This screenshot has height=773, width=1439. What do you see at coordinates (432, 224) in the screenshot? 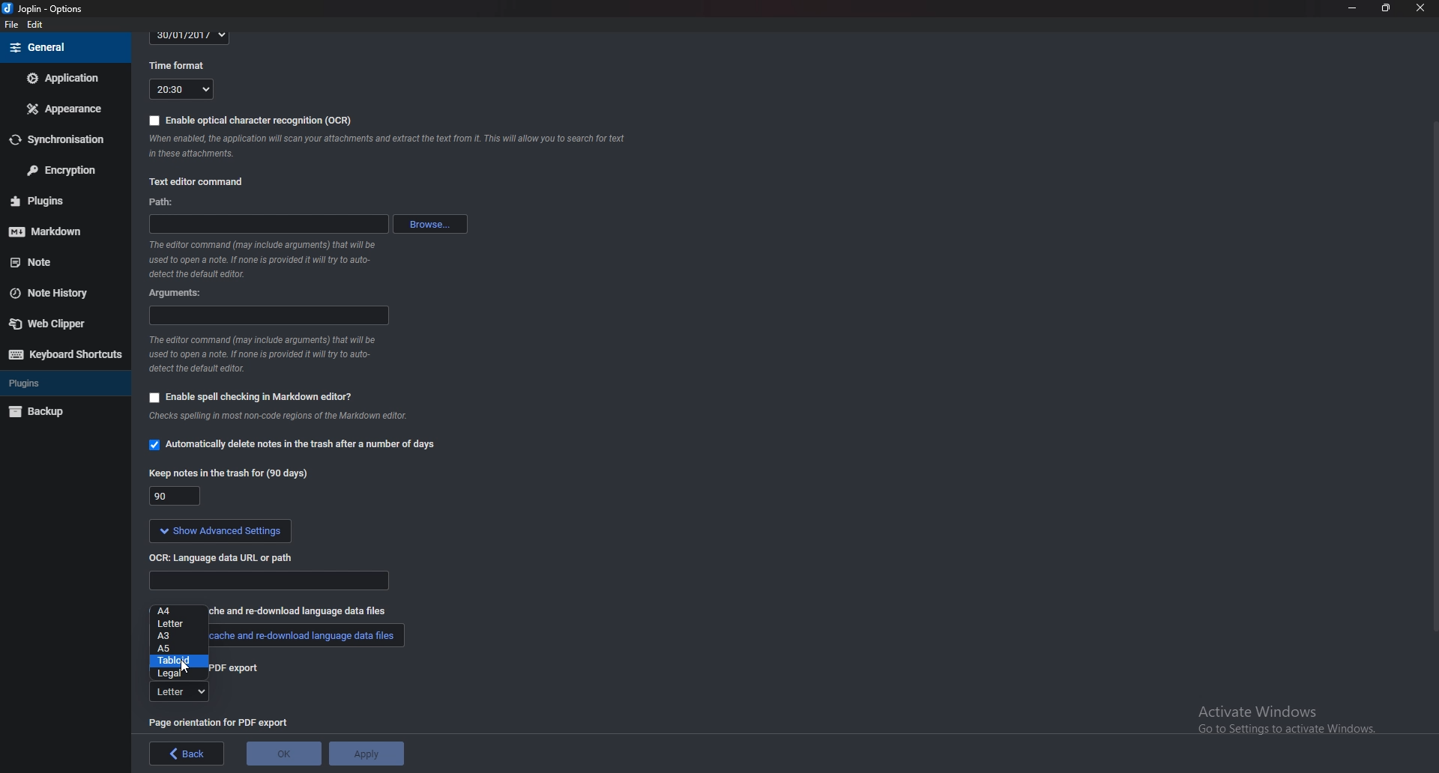
I see `browse` at bounding box center [432, 224].